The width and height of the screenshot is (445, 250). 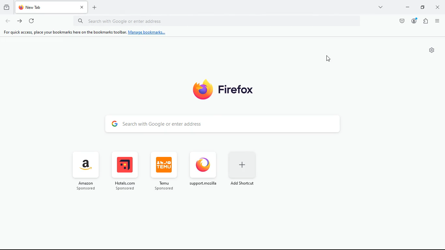 I want to click on maximize, so click(x=422, y=8).